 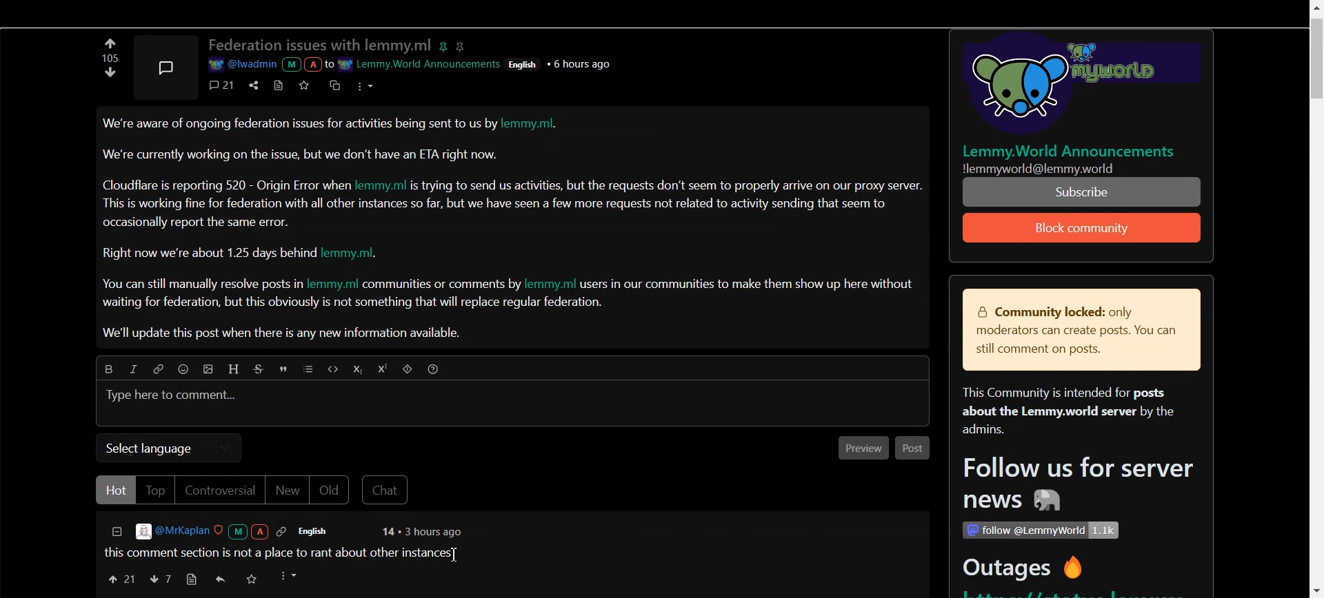 What do you see at coordinates (168, 448) in the screenshot?
I see `Select language` at bounding box center [168, 448].